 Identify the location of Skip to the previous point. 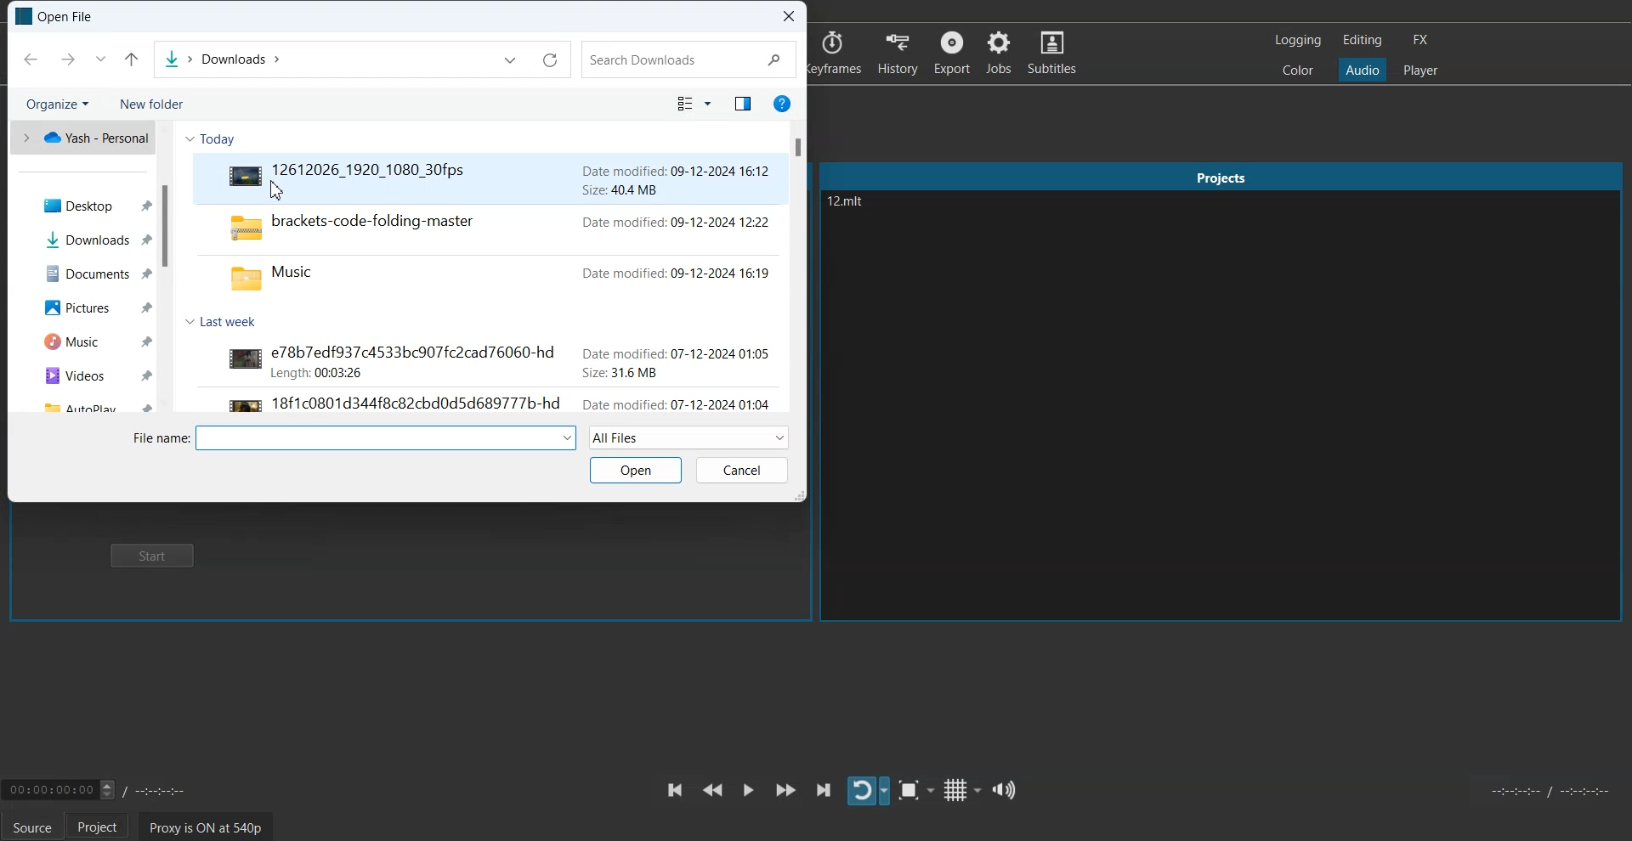
(673, 789).